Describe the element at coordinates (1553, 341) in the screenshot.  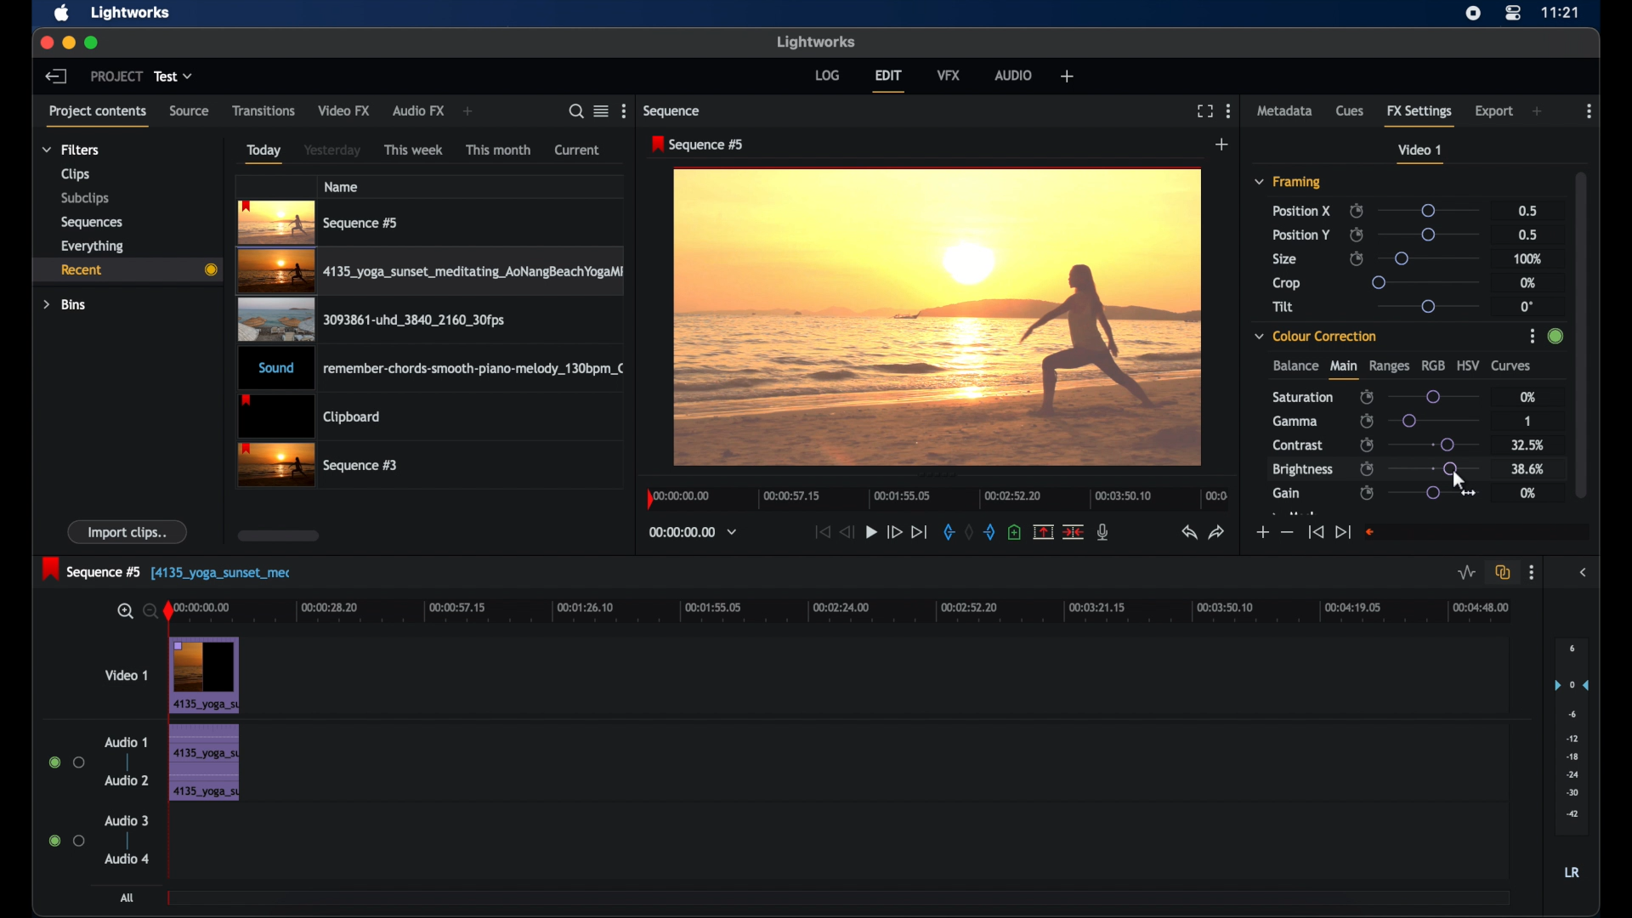
I see `slider change` at that location.